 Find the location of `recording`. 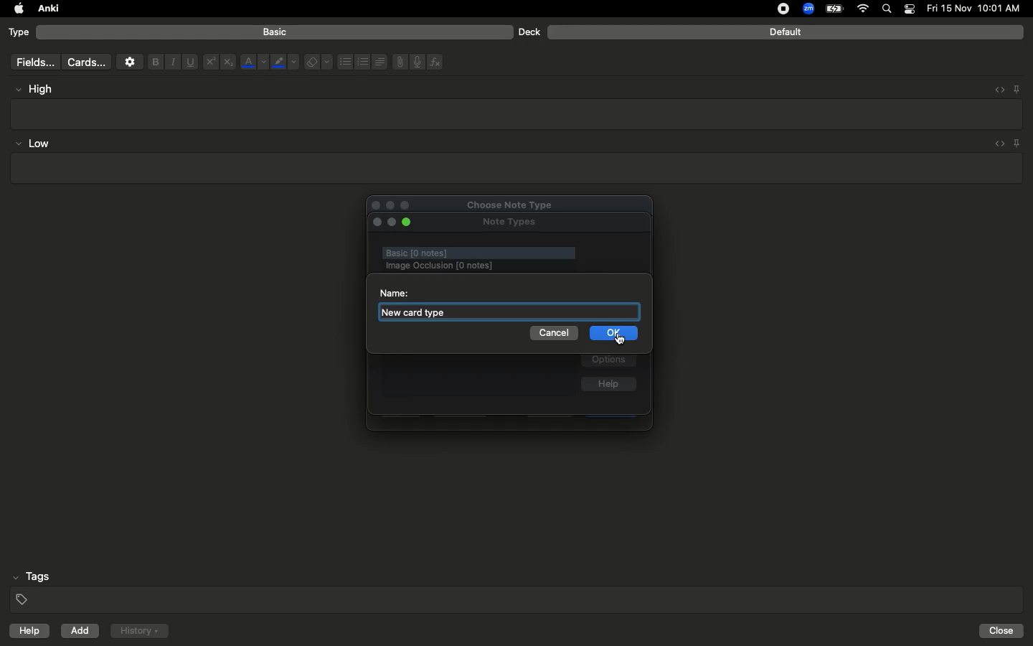

recording is located at coordinates (775, 9).